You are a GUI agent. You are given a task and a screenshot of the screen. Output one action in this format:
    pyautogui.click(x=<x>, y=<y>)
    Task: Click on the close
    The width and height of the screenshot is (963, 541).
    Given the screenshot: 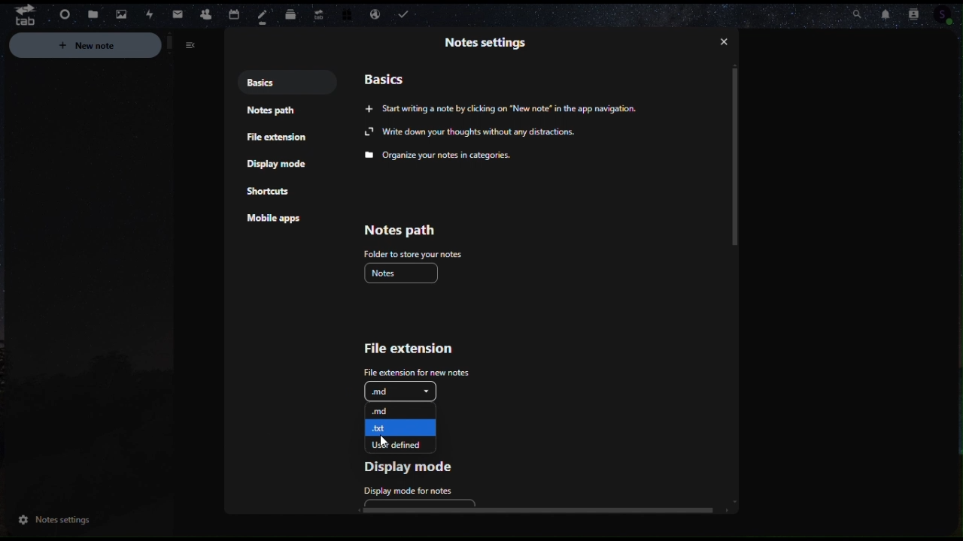 What is the action you would take?
    pyautogui.click(x=727, y=42)
    